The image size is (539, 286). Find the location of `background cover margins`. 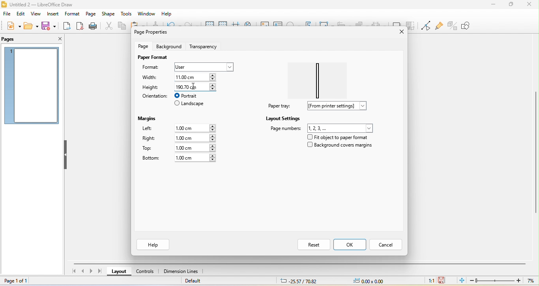

background cover margins is located at coordinates (340, 147).